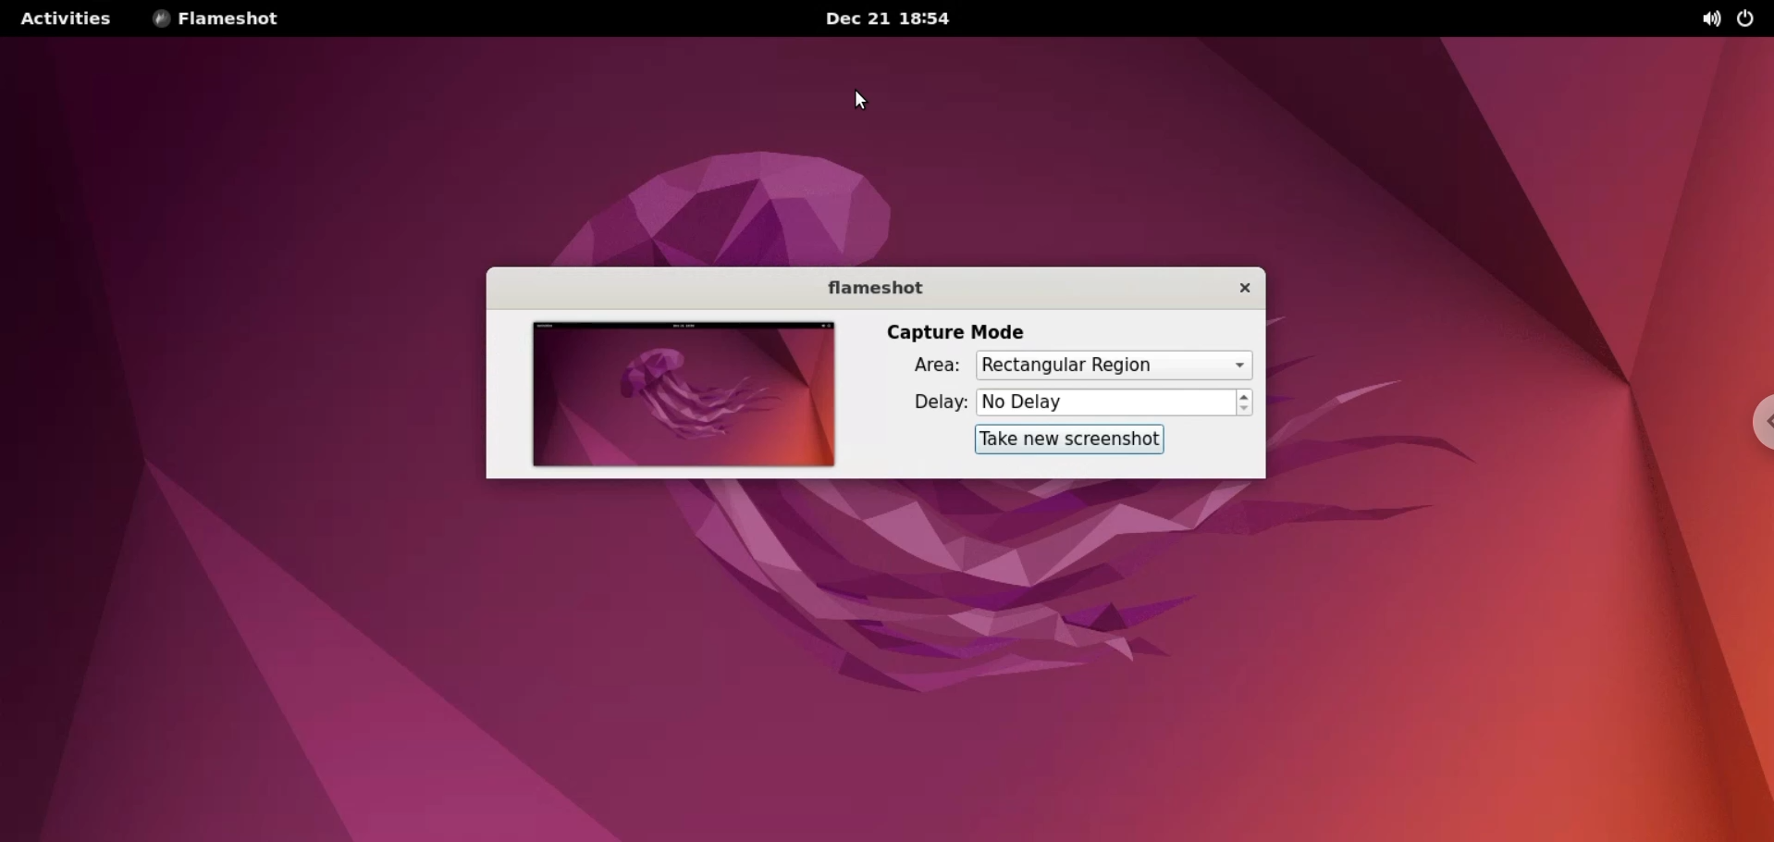  I want to click on close, so click(1238, 288).